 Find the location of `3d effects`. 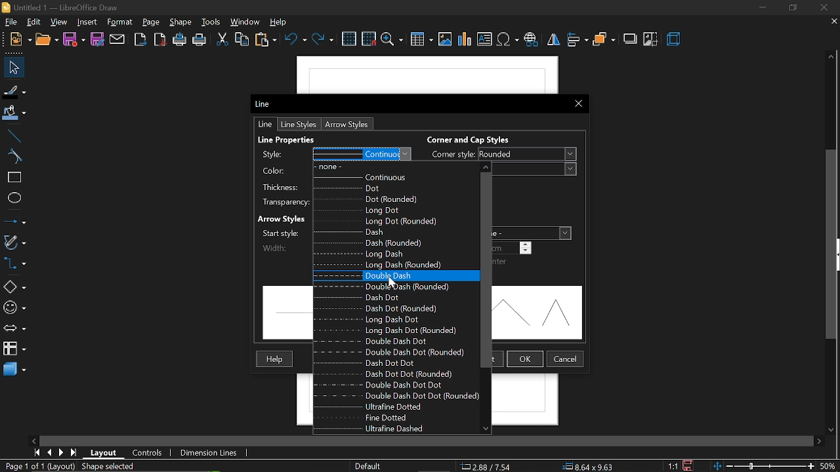

3d effects is located at coordinates (673, 38).